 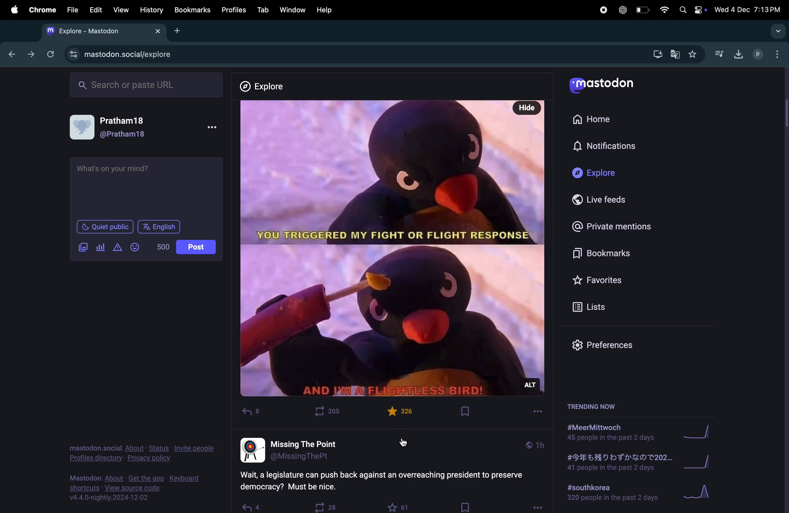 I want to click on Quiet public, so click(x=105, y=226).